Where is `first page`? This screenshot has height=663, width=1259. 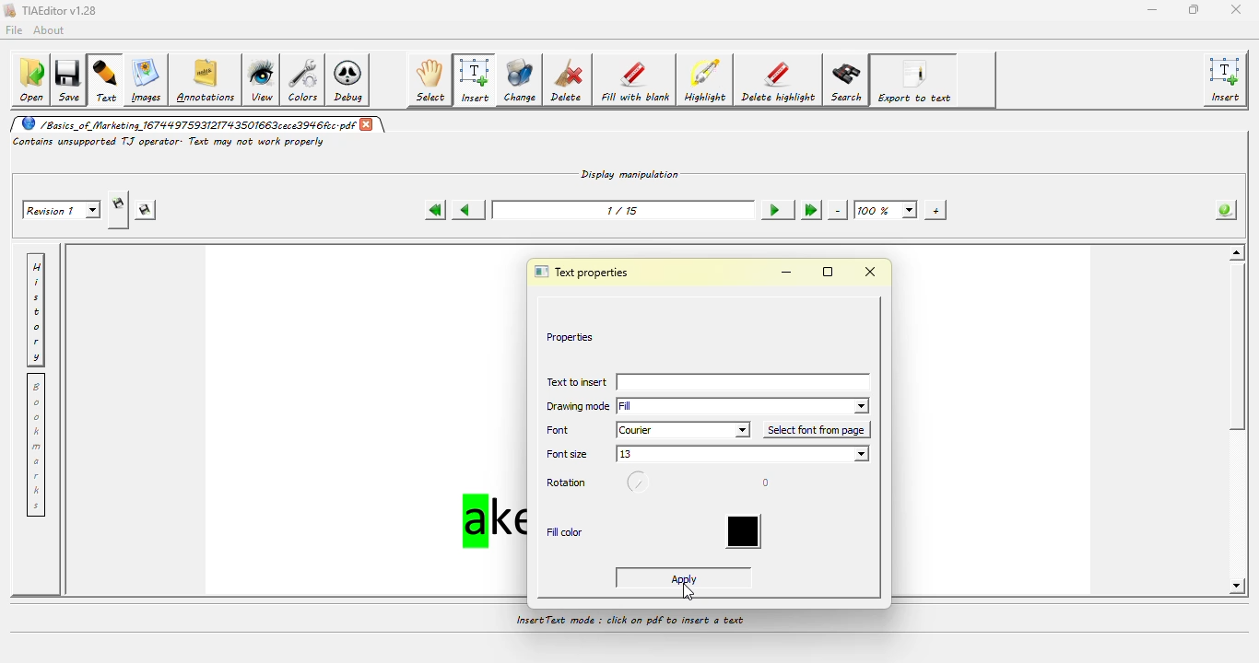 first page is located at coordinates (433, 210).